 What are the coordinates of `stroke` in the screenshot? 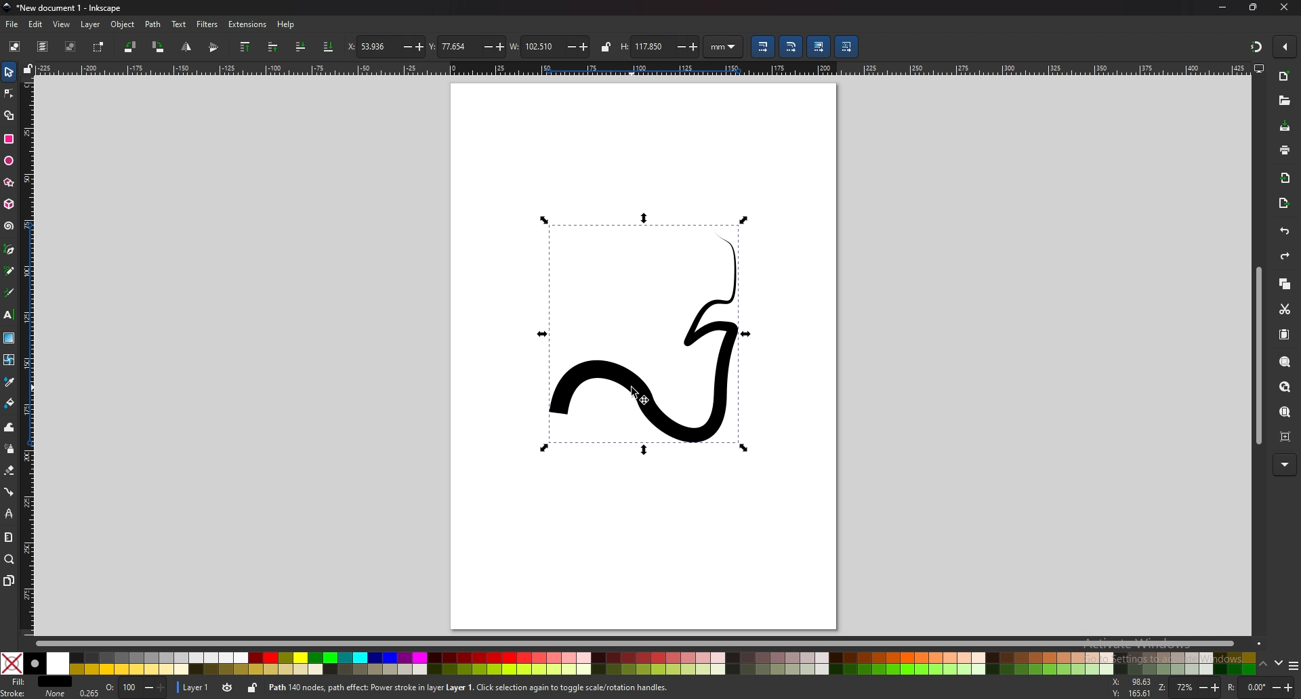 It's located at (35, 694).